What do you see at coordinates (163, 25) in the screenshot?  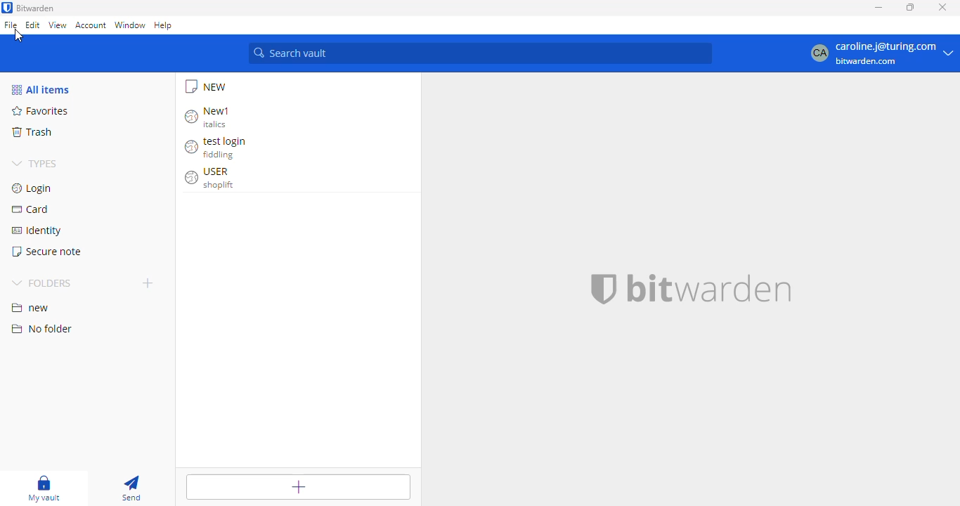 I see `help` at bounding box center [163, 25].